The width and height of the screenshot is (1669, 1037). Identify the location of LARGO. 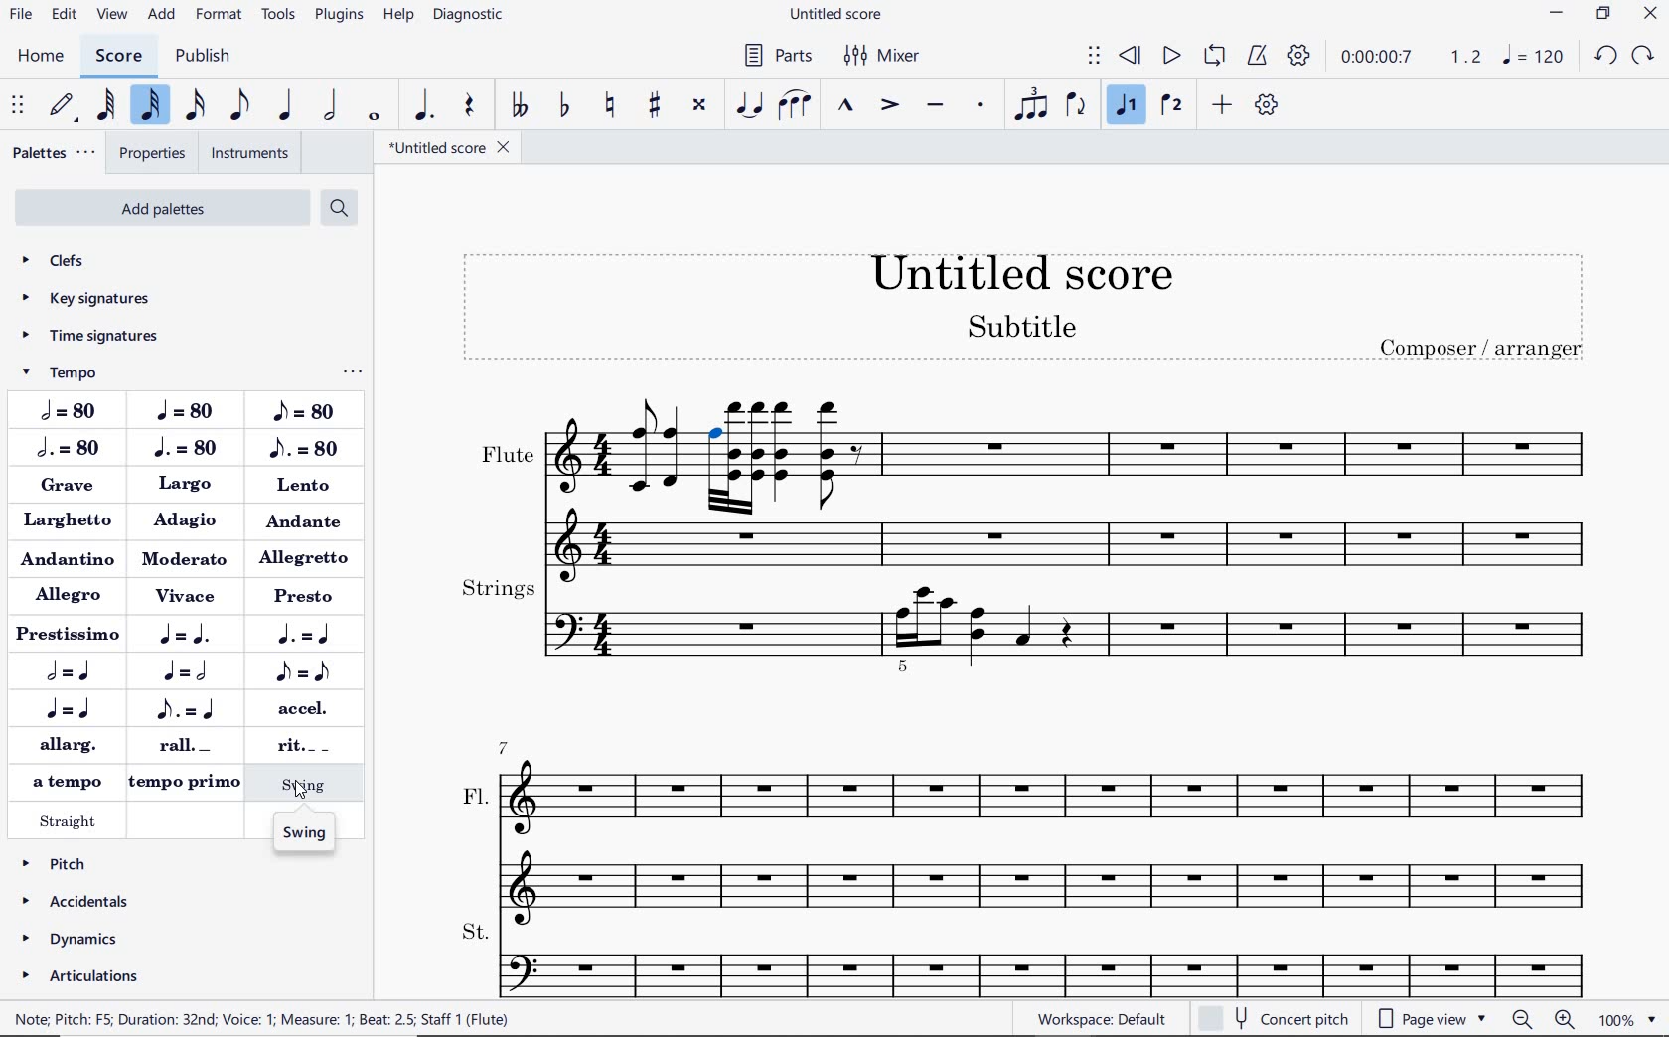
(186, 486).